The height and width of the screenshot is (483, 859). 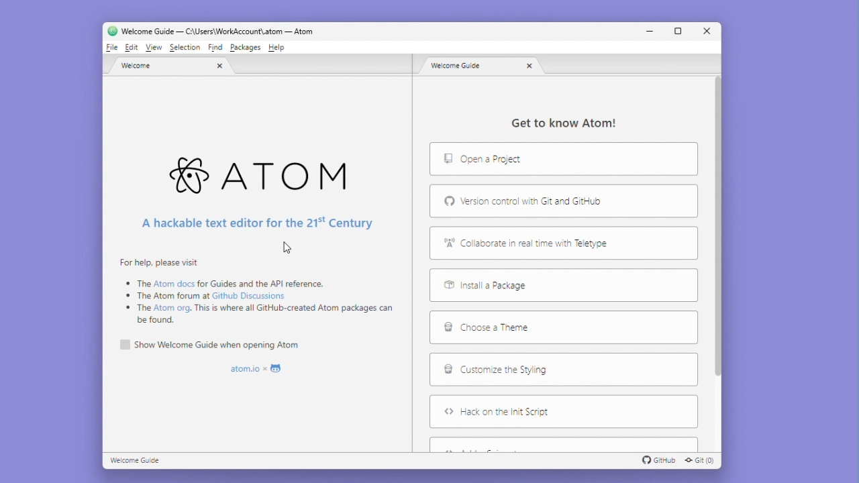 What do you see at coordinates (140, 461) in the screenshot?
I see `Welcome guide` at bounding box center [140, 461].